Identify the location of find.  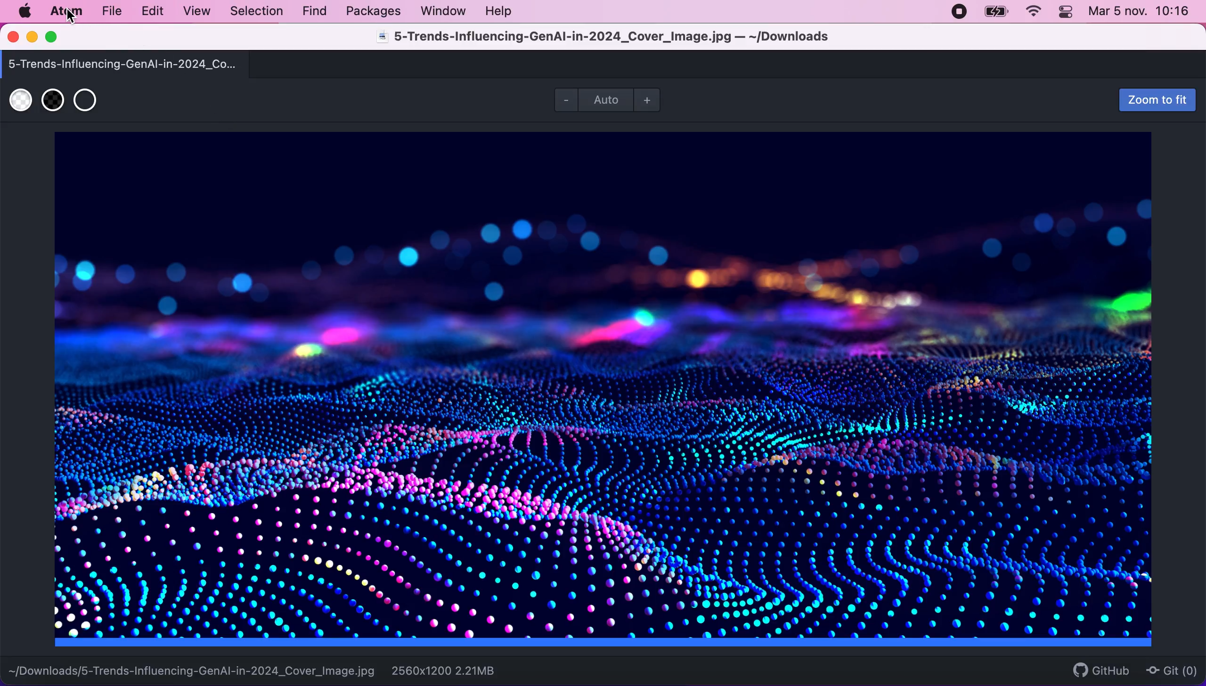
(314, 12).